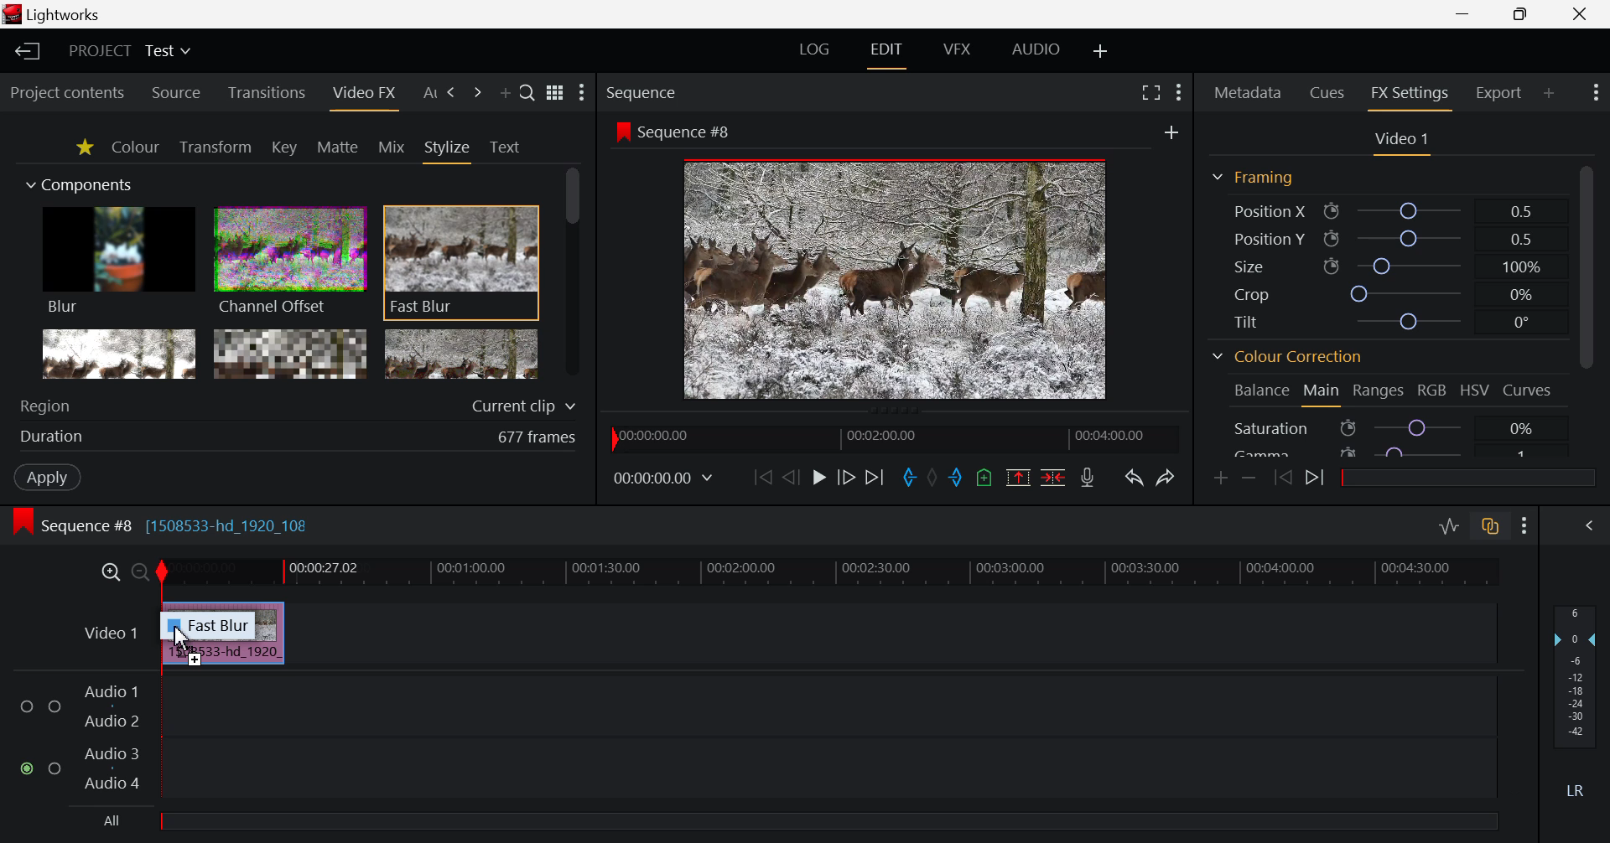 The width and height of the screenshot is (1610, 843). Describe the element at coordinates (1576, 705) in the screenshot. I see `Decibel Level` at that location.